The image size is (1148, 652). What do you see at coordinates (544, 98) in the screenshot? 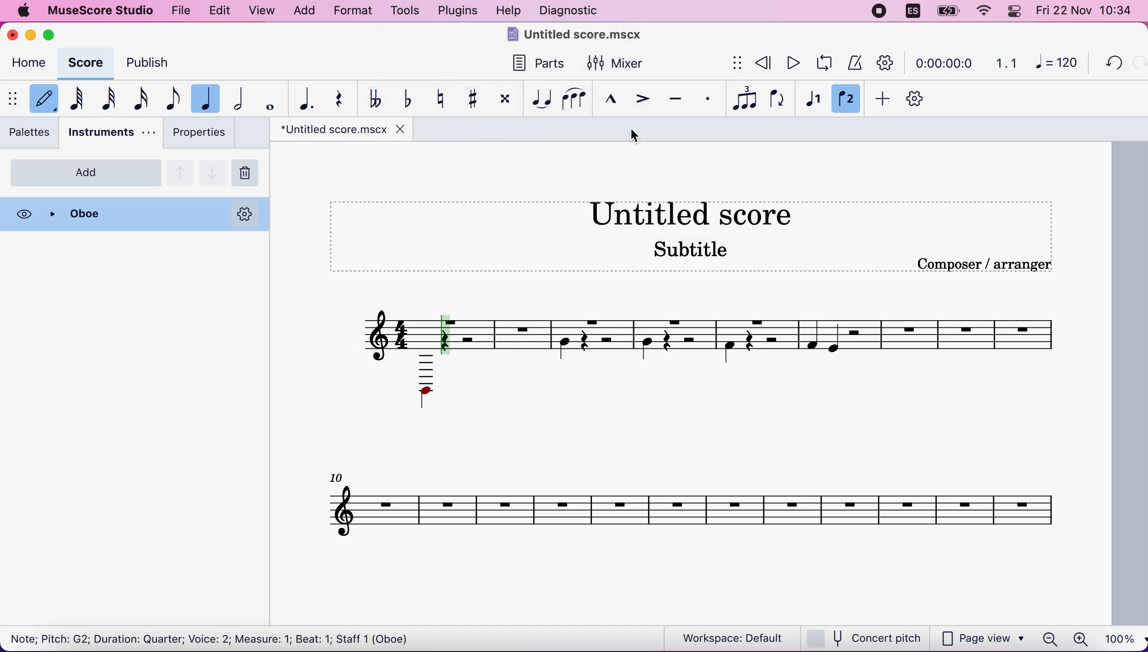
I see `tie` at bounding box center [544, 98].